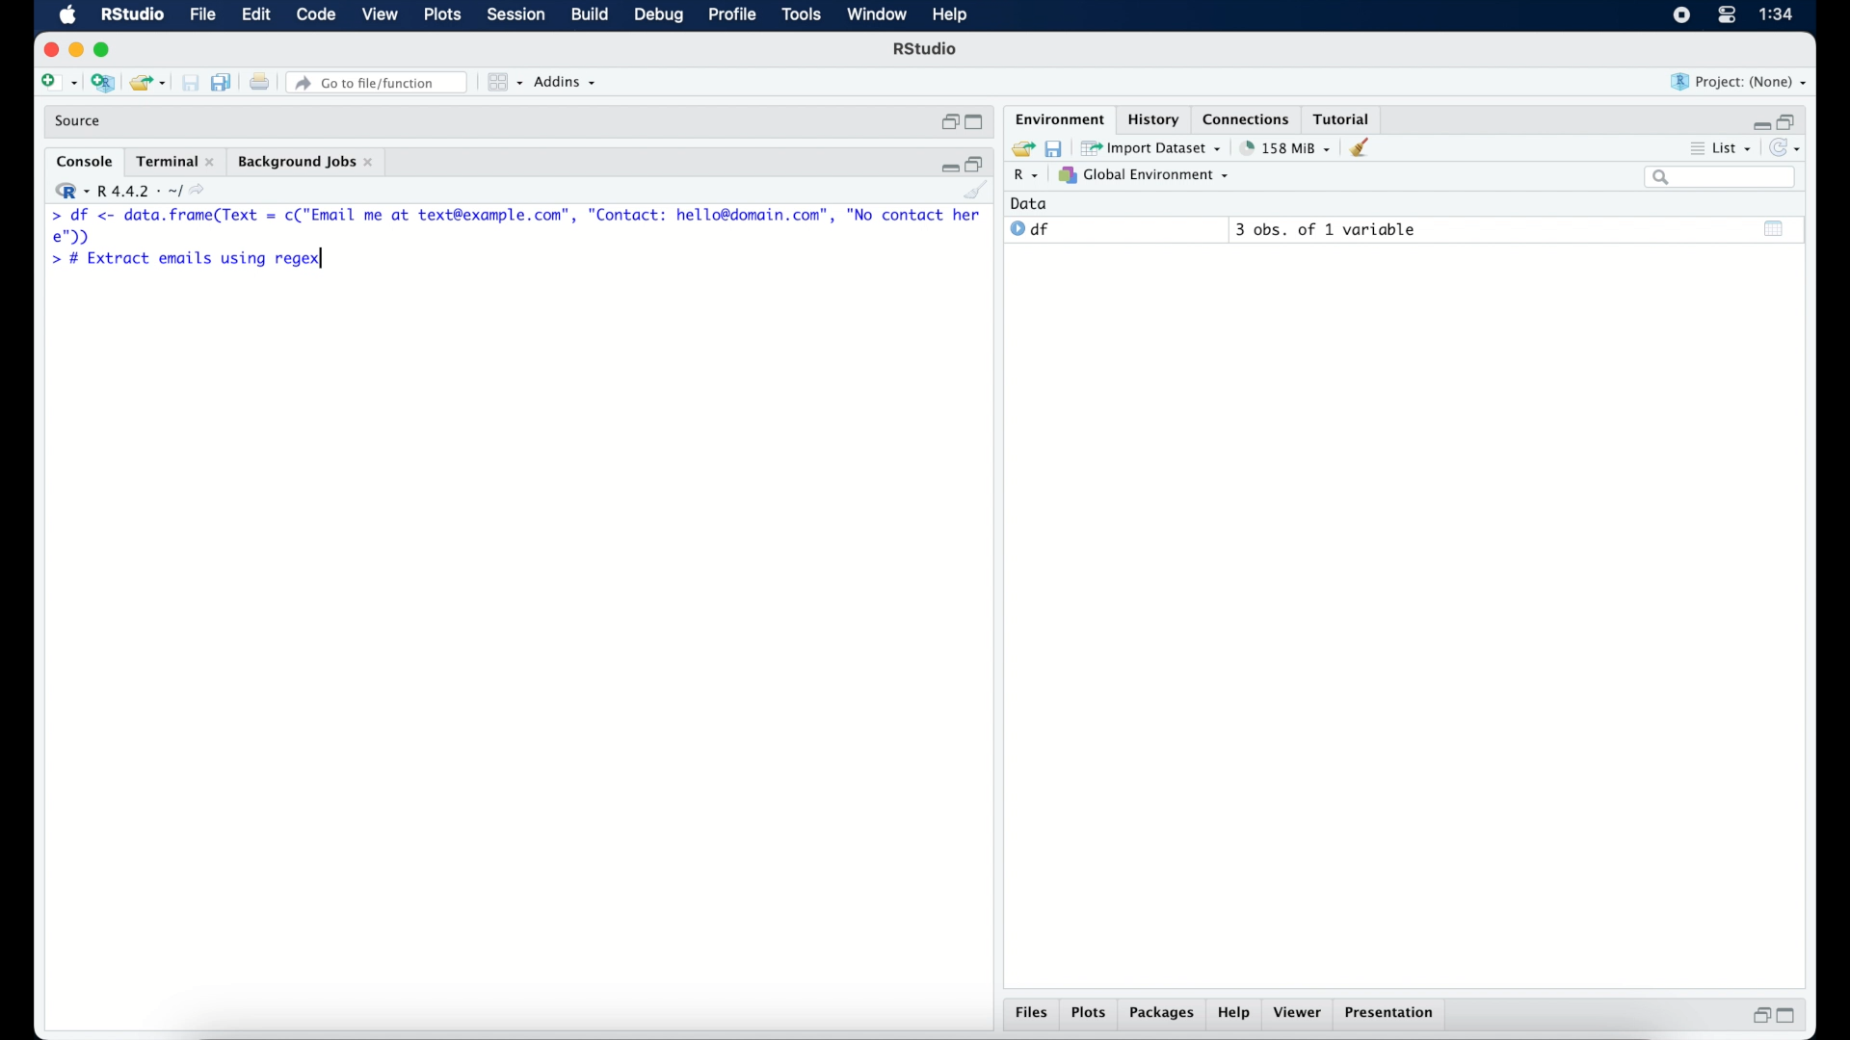 The width and height of the screenshot is (1850, 1040). Describe the element at coordinates (66, 15) in the screenshot. I see `macOS` at that location.